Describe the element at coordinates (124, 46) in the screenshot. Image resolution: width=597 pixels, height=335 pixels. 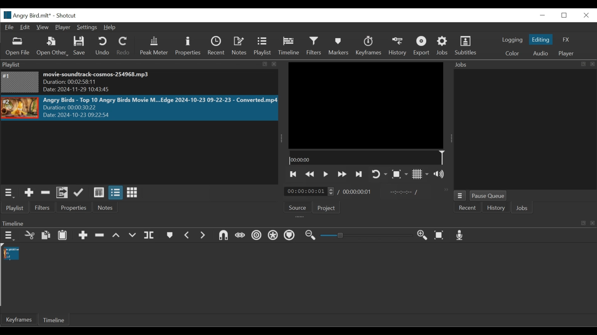
I see `Redo` at that location.